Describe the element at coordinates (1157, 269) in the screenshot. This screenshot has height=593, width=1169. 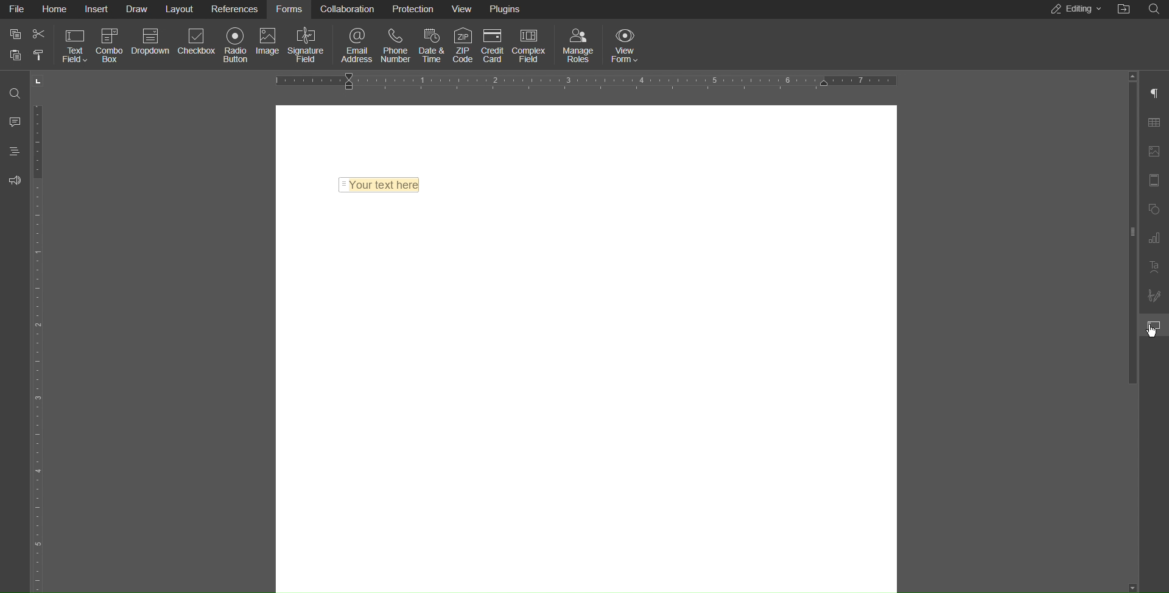
I see `Text Art` at that location.